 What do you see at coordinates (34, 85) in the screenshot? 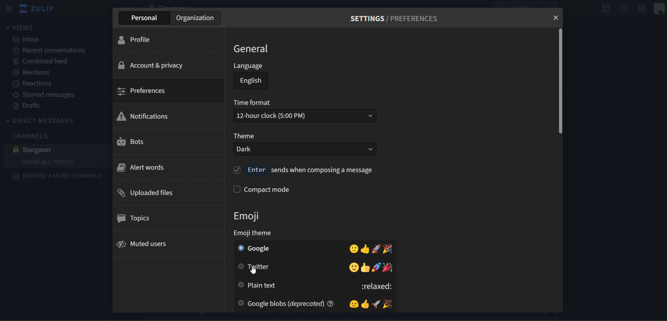
I see `reactions` at bounding box center [34, 85].